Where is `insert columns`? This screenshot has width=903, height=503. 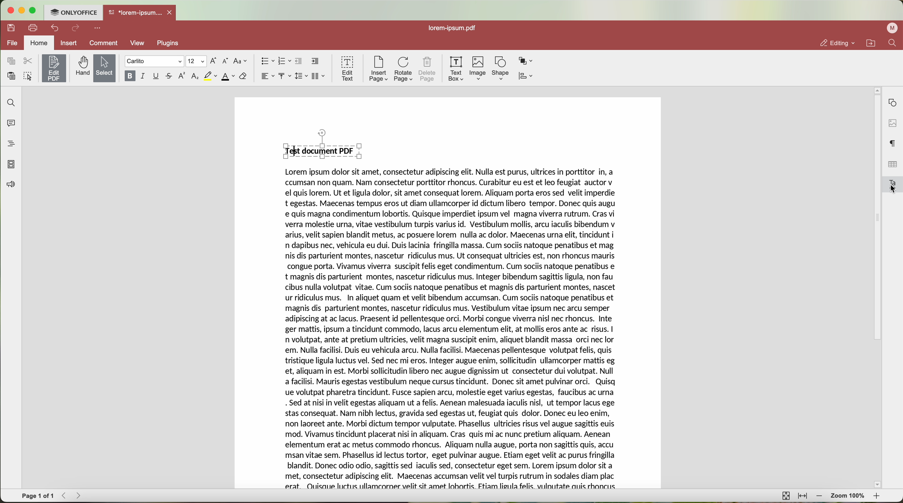
insert columns is located at coordinates (319, 76).